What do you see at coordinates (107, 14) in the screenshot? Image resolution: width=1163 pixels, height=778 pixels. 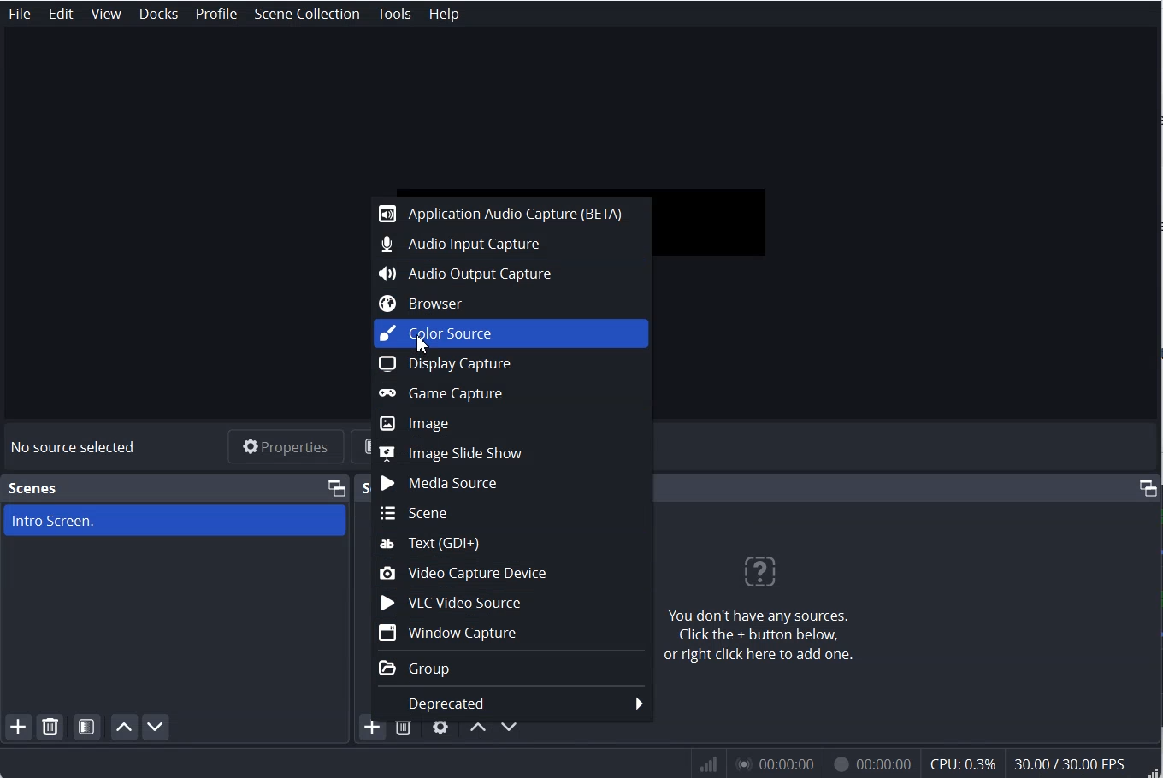 I see `View` at bounding box center [107, 14].